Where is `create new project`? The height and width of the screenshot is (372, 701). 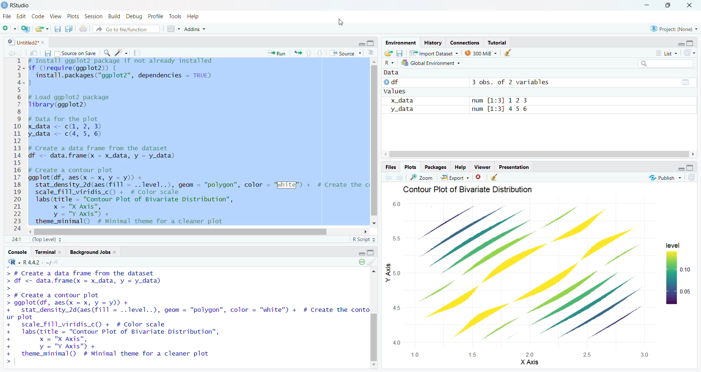 create new project is located at coordinates (24, 28).